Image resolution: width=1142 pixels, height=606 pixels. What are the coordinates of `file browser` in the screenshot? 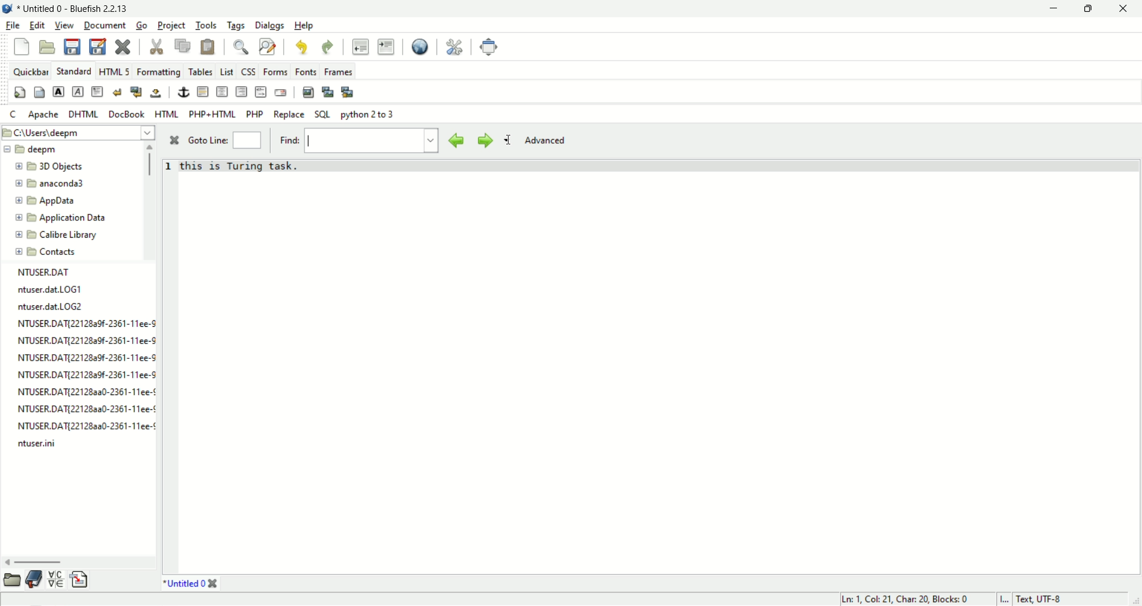 It's located at (11, 579).